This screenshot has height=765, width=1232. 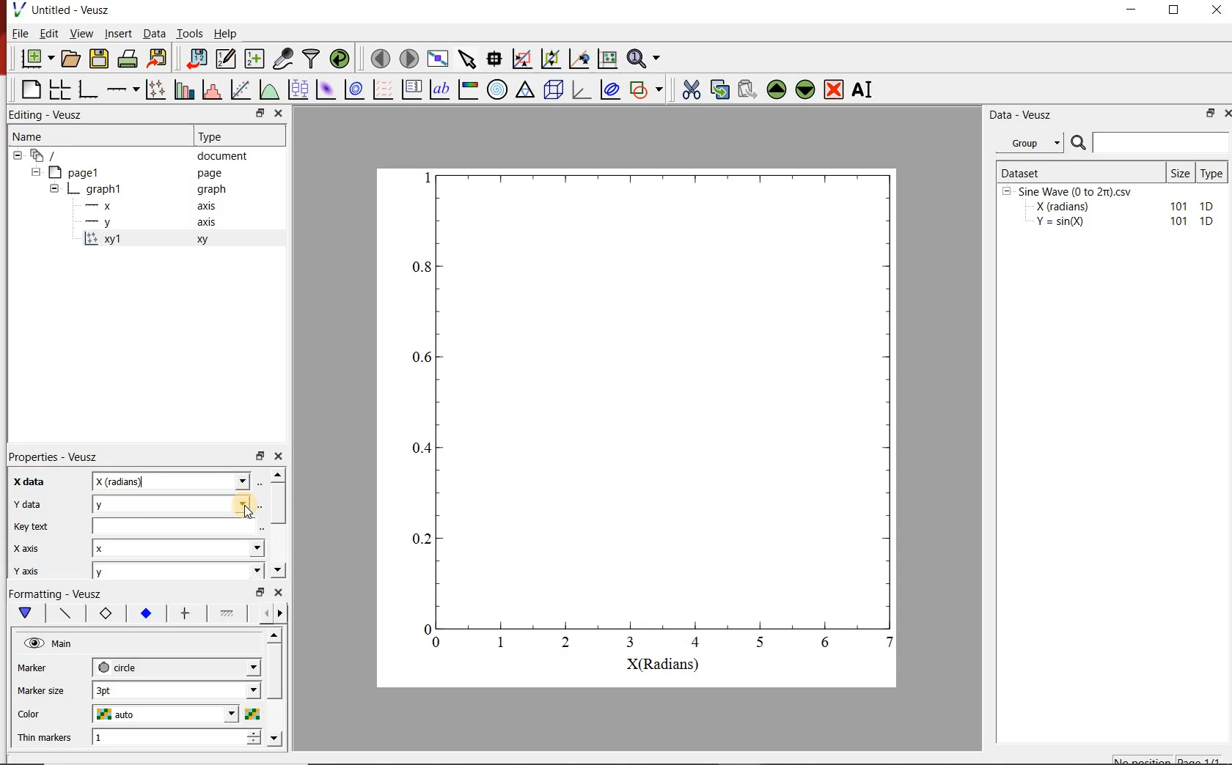 What do you see at coordinates (1181, 172) in the screenshot?
I see `Size` at bounding box center [1181, 172].